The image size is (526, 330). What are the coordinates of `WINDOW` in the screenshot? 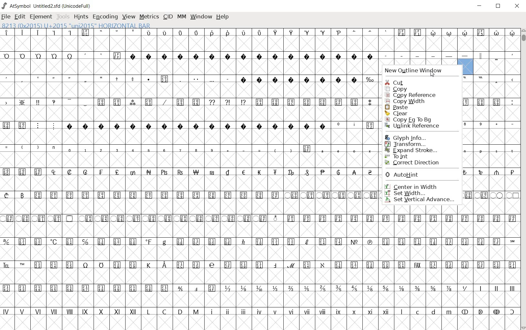 It's located at (202, 16).